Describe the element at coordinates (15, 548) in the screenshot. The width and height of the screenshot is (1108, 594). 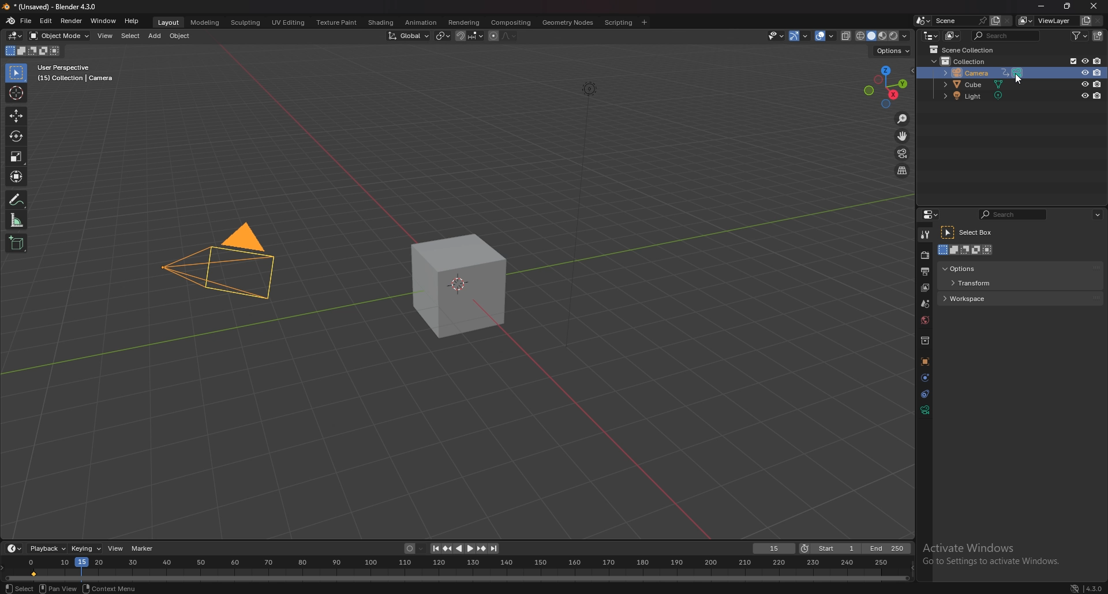
I see `editor type` at that location.